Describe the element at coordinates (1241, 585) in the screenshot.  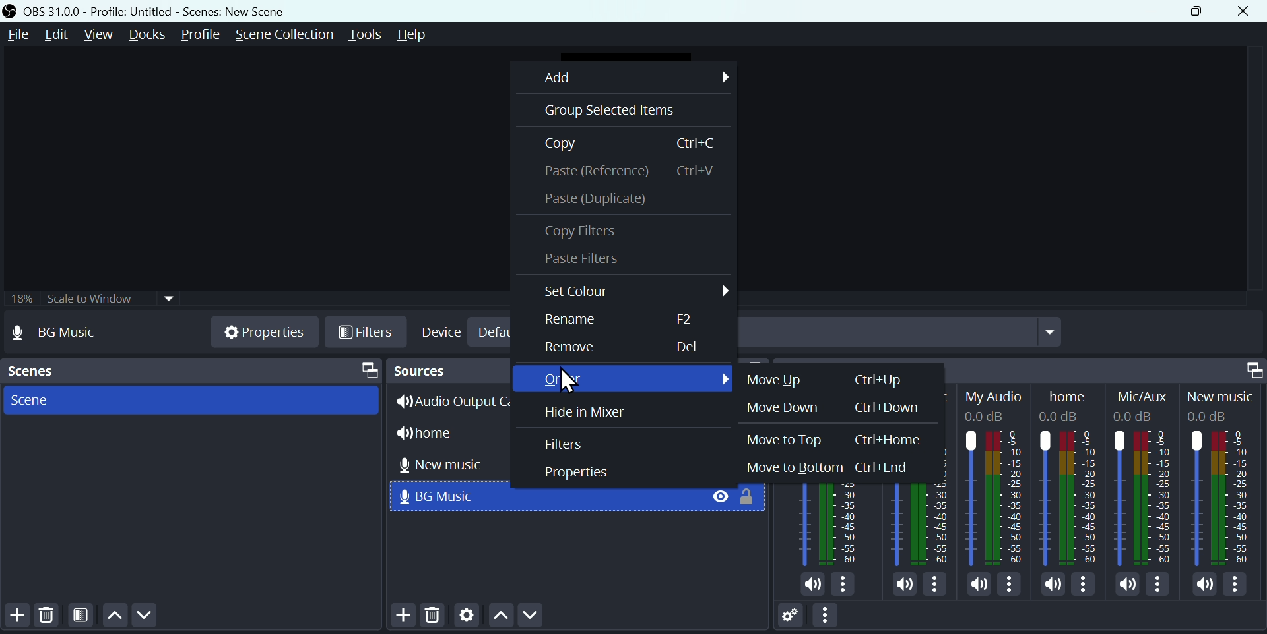
I see `more` at that location.